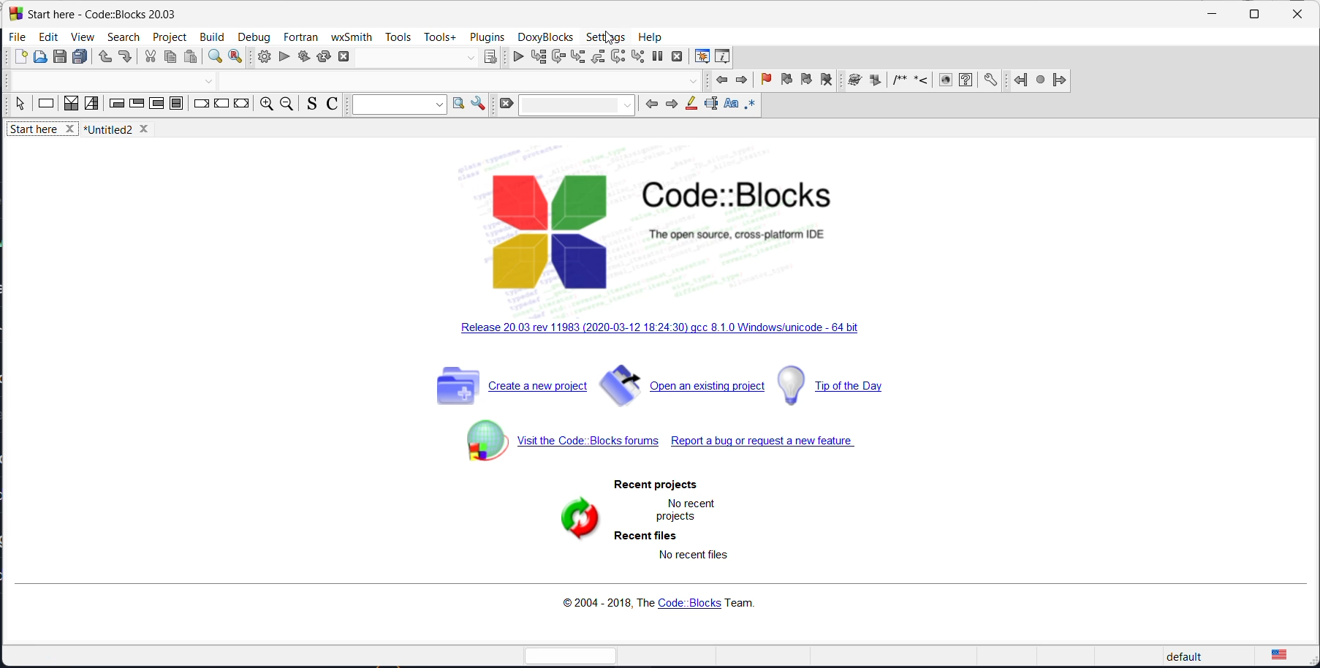 The width and height of the screenshot is (1320, 668). What do you see at coordinates (875, 81) in the screenshot?
I see `icon` at bounding box center [875, 81].